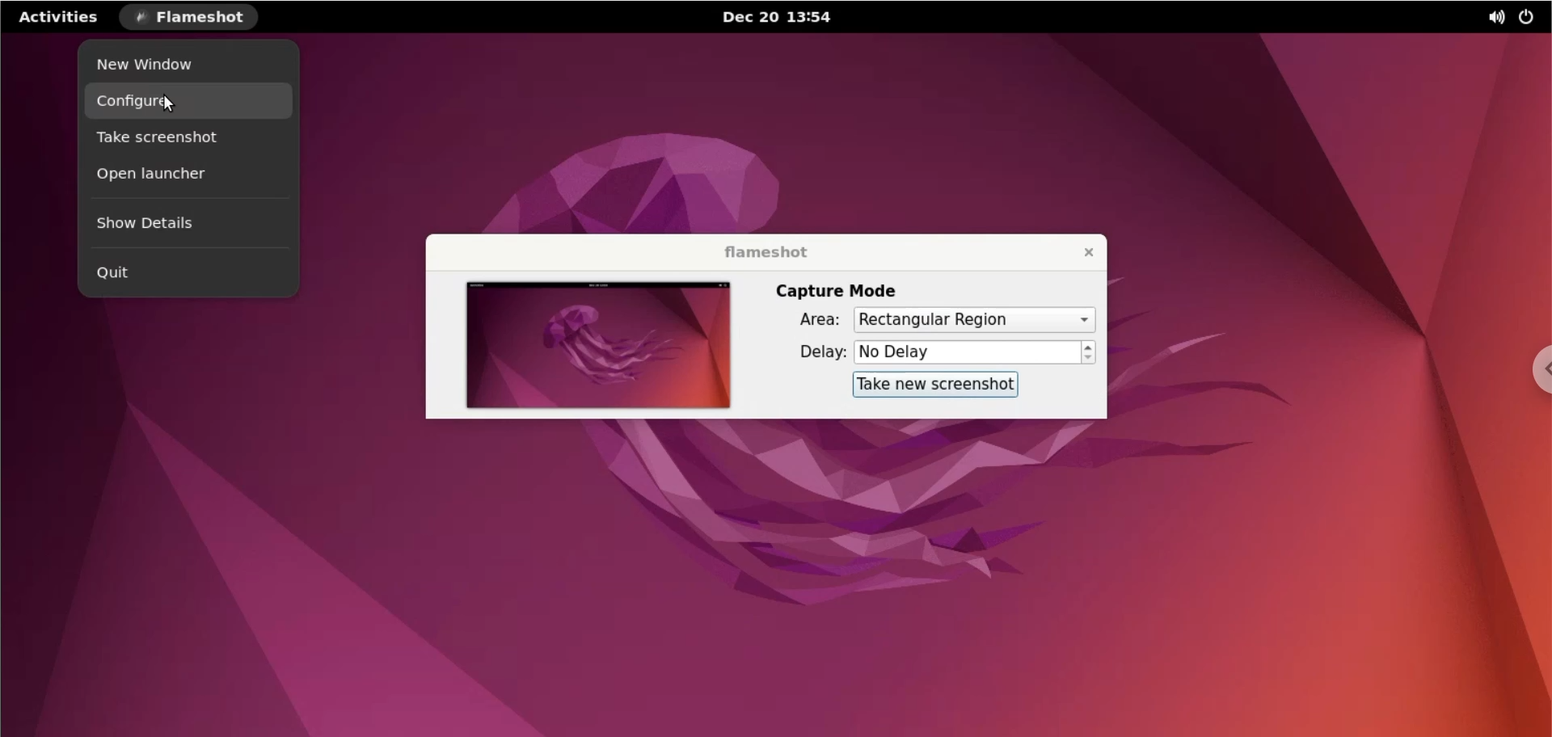 Image resolution: width=1552 pixels, height=737 pixels. I want to click on quit, so click(179, 270).